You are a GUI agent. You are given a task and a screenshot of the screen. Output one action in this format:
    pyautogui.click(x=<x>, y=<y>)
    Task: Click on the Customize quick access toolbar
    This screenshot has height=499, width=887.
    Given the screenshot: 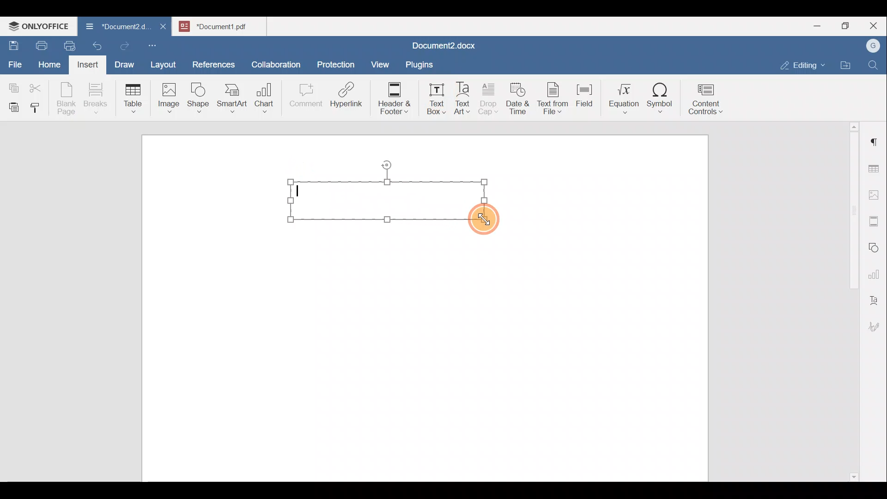 What is the action you would take?
    pyautogui.click(x=156, y=44)
    